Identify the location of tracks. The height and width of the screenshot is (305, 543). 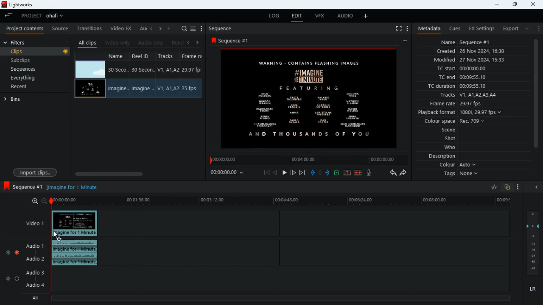
(470, 95).